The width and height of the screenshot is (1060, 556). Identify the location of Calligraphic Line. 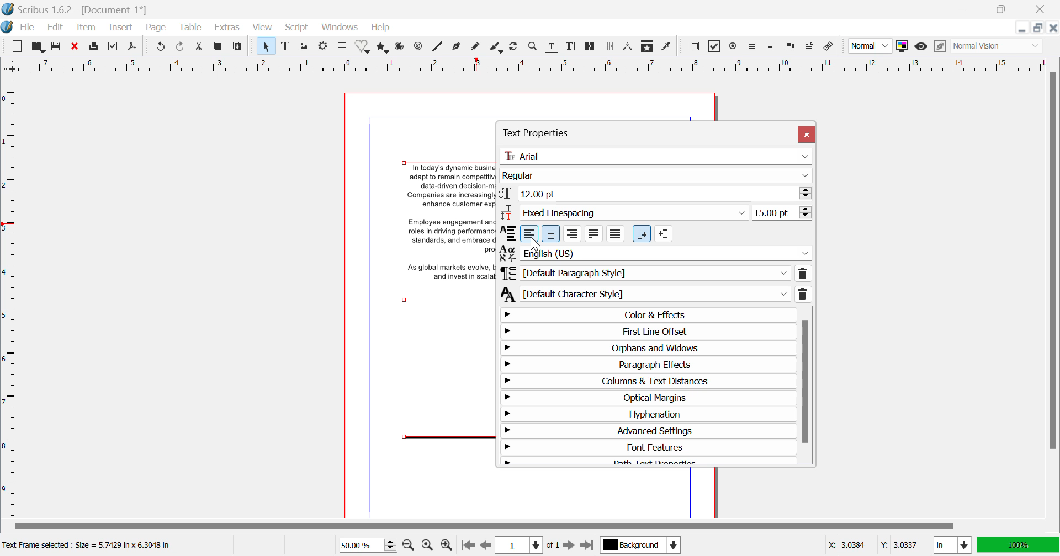
(497, 47).